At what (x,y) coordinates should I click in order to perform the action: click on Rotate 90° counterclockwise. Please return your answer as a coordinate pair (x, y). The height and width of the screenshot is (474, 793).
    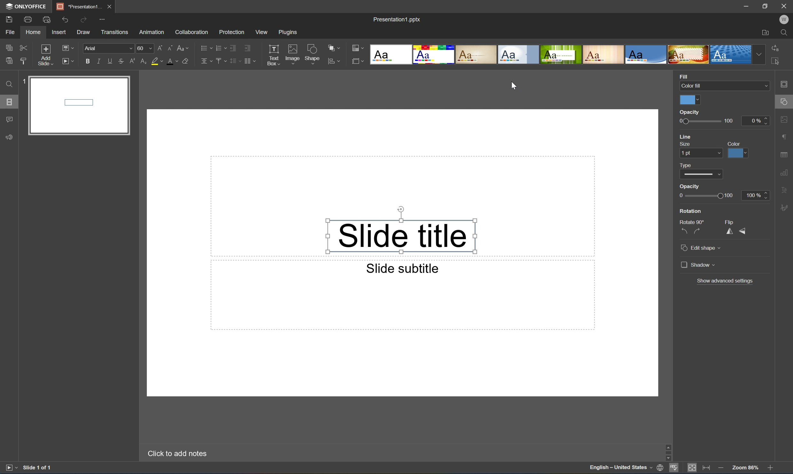
    Looking at the image, I should click on (686, 229).